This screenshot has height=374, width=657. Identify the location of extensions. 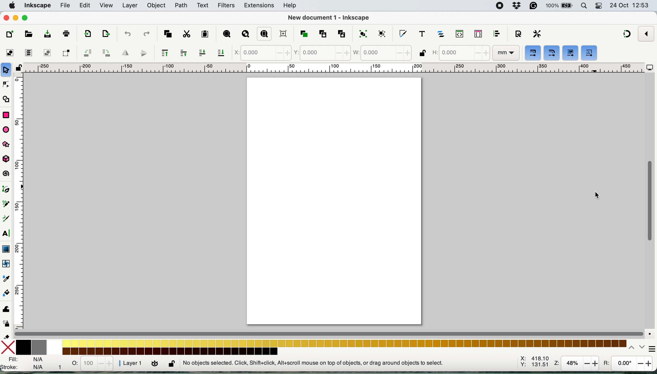
(259, 6).